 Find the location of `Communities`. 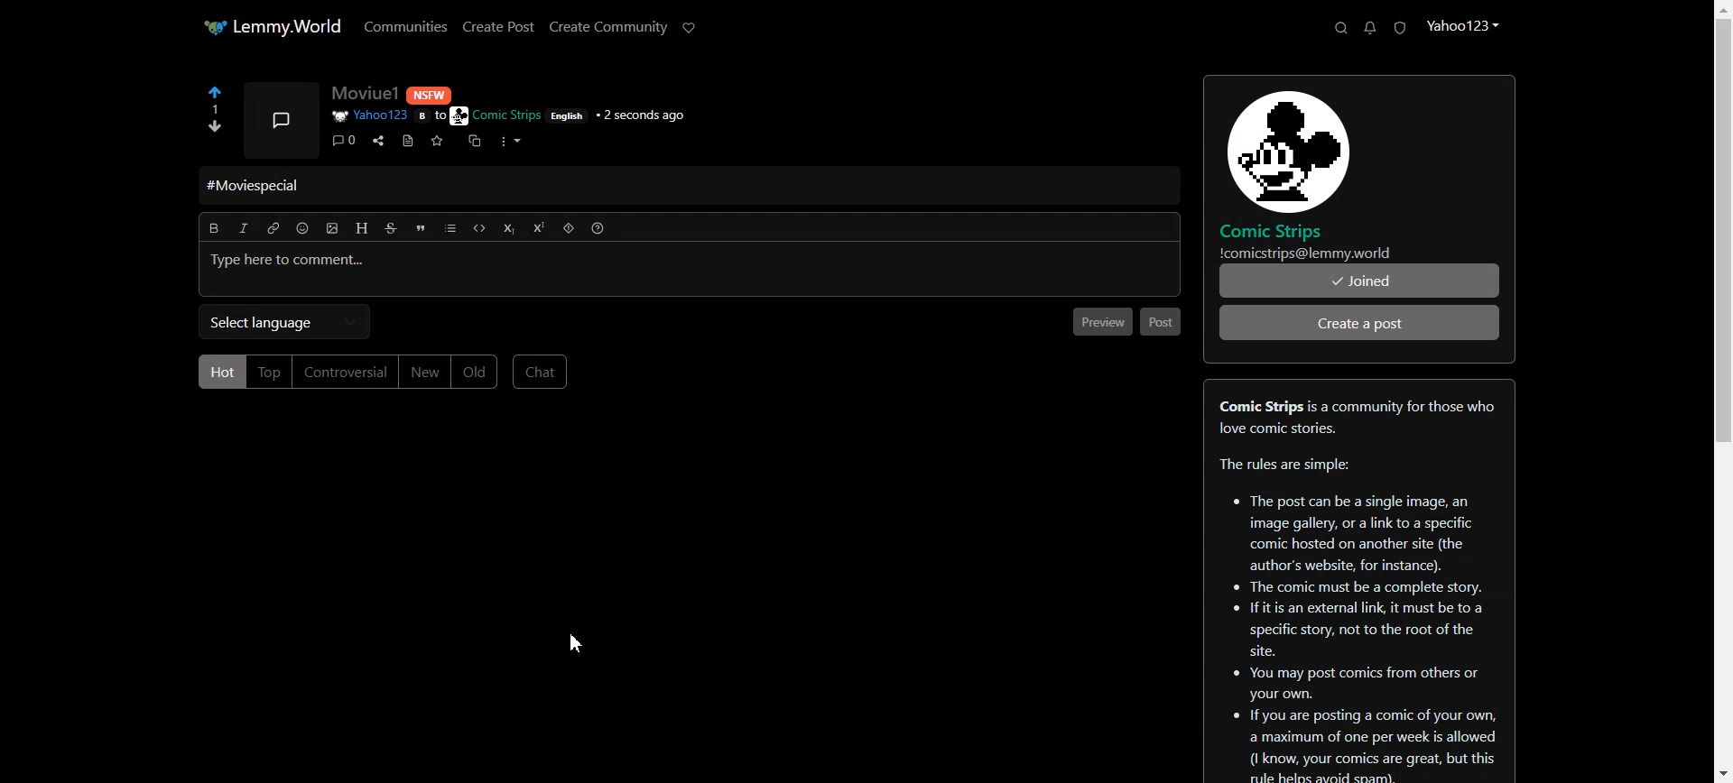

Communities is located at coordinates (403, 27).